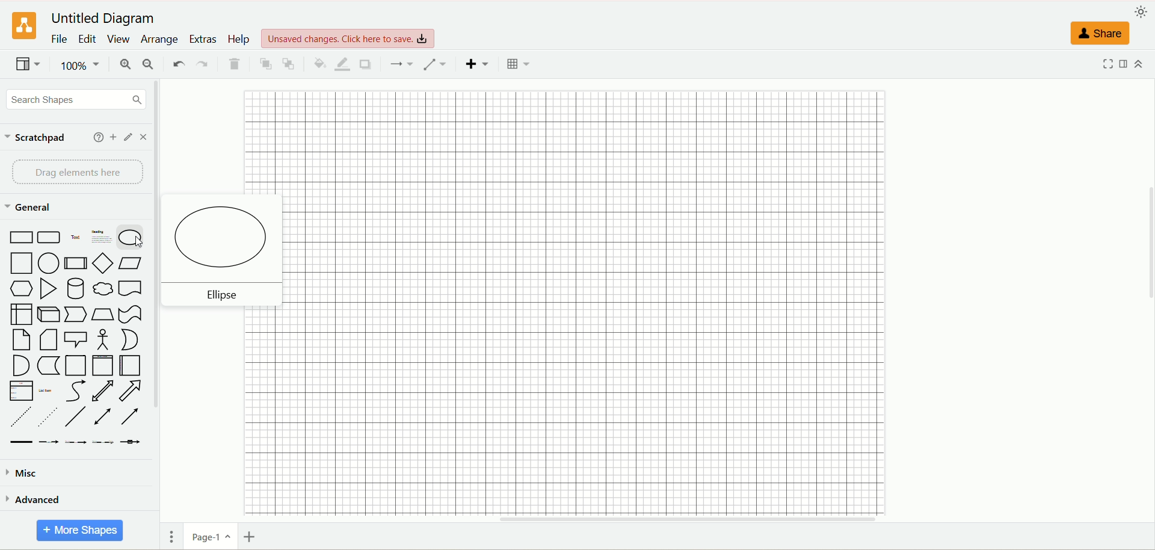 The image size is (1155, 550). I want to click on drag elements here, so click(75, 172).